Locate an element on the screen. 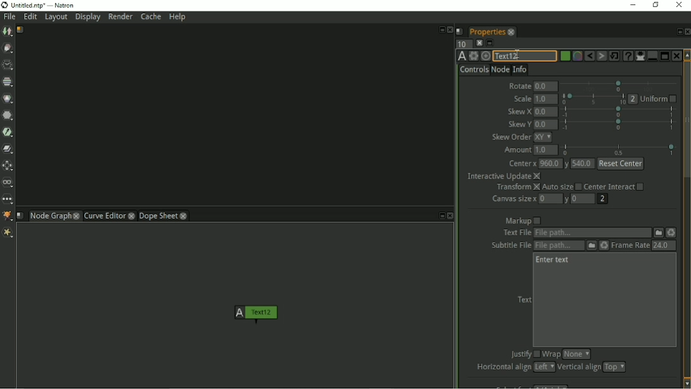 Image resolution: width=691 pixels, height=389 pixels. Keyer is located at coordinates (9, 132).